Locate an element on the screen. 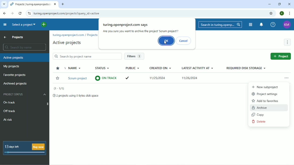  Public is located at coordinates (132, 68).